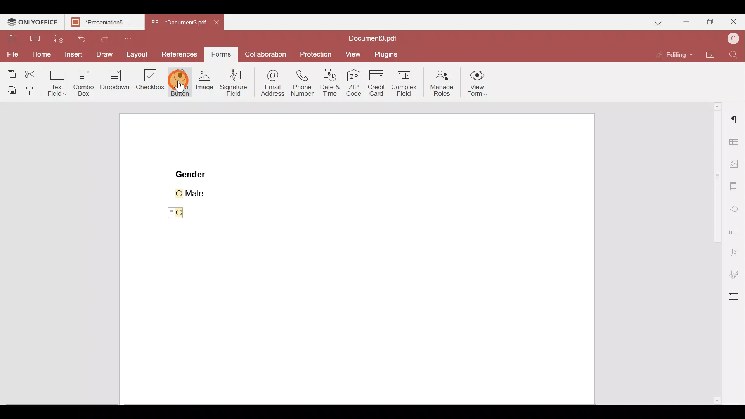 The height and width of the screenshot is (419, 745). I want to click on Document name, so click(375, 37).